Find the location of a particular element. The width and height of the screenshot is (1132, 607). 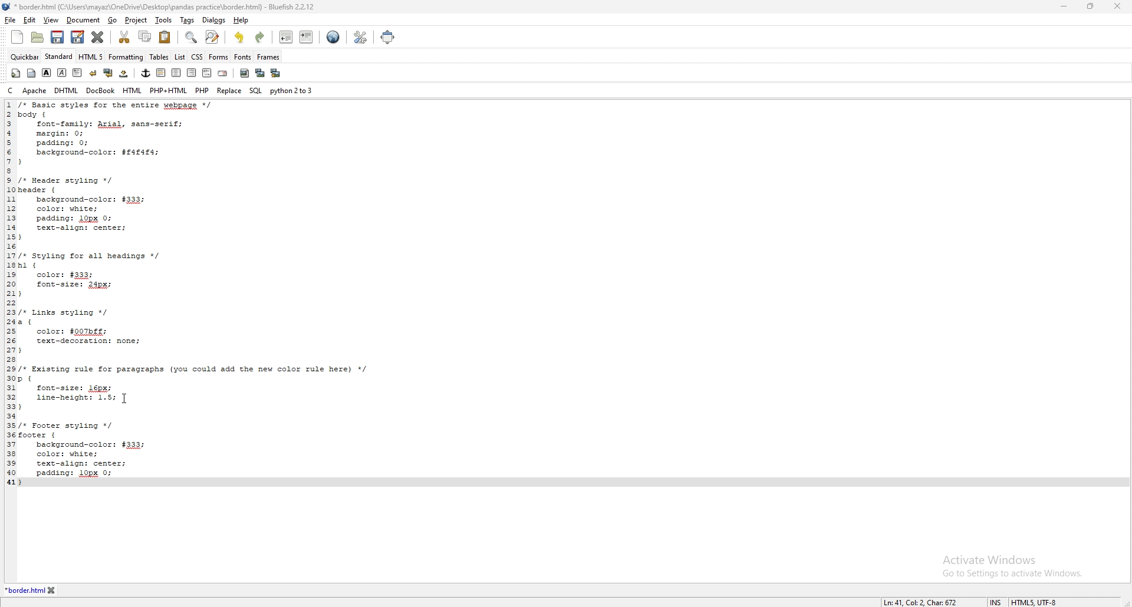

close tab is located at coordinates (68, 590).